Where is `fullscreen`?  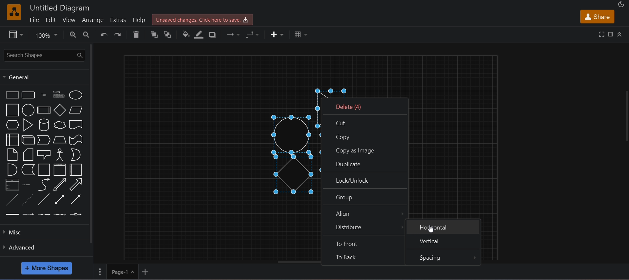
fullscreen is located at coordinates (600, 34).